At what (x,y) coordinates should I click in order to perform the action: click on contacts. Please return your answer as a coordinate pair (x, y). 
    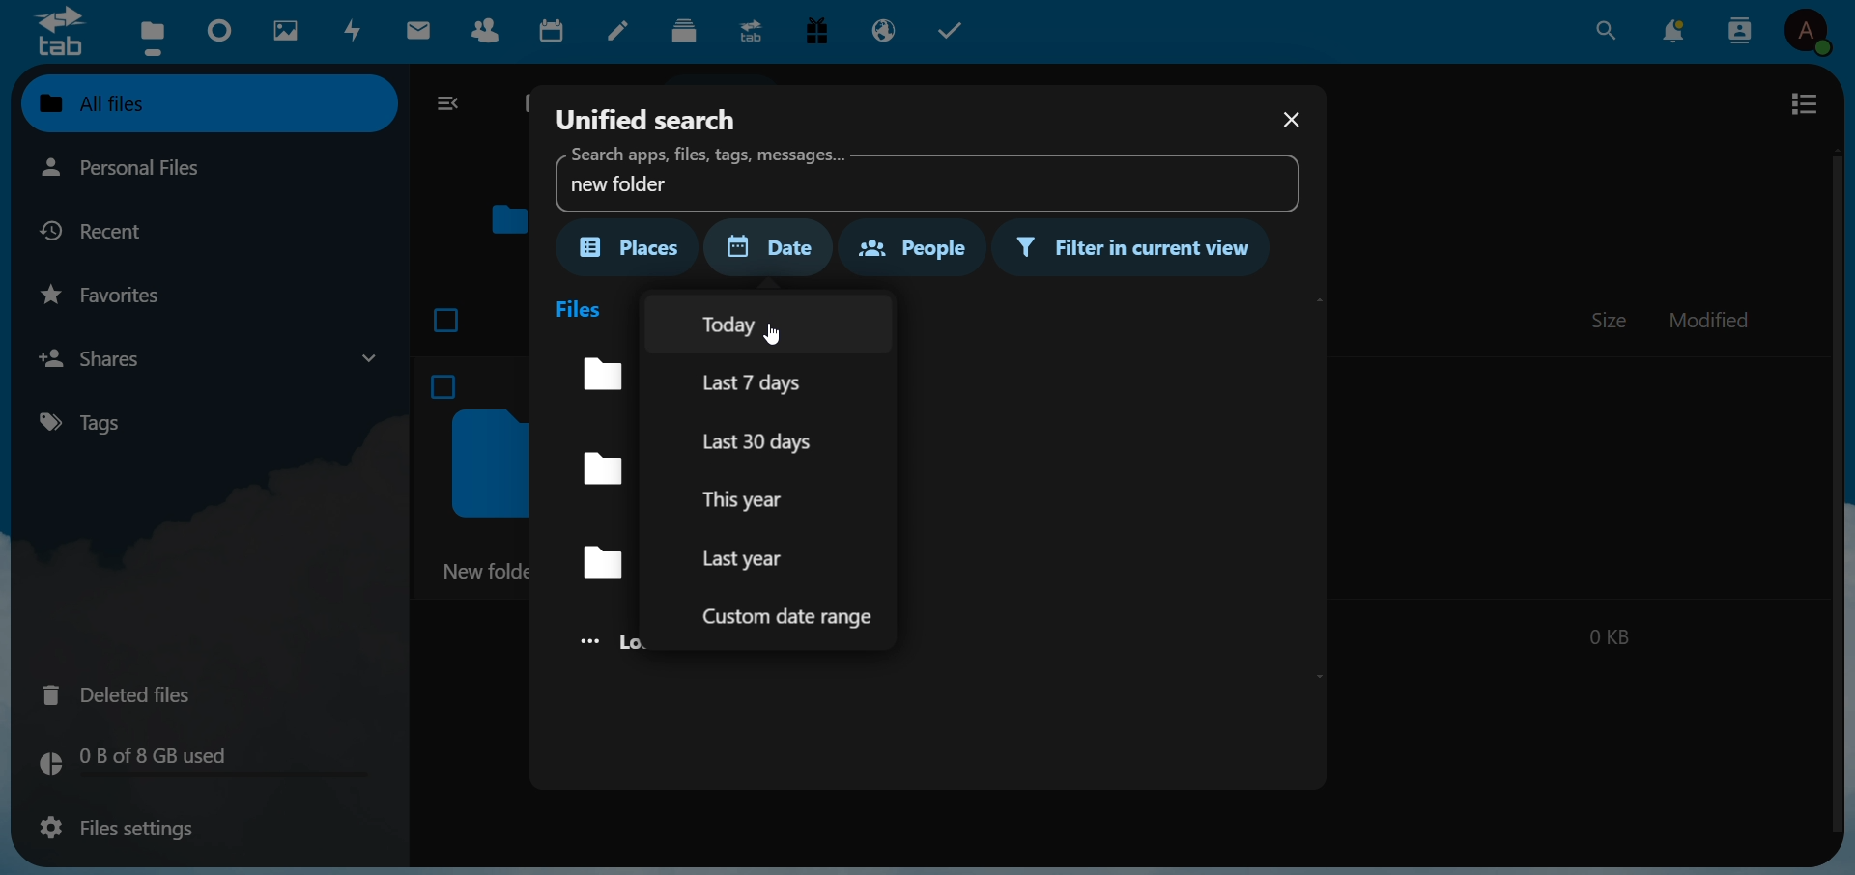
    Looking at the image, I should click on (1741, 30).